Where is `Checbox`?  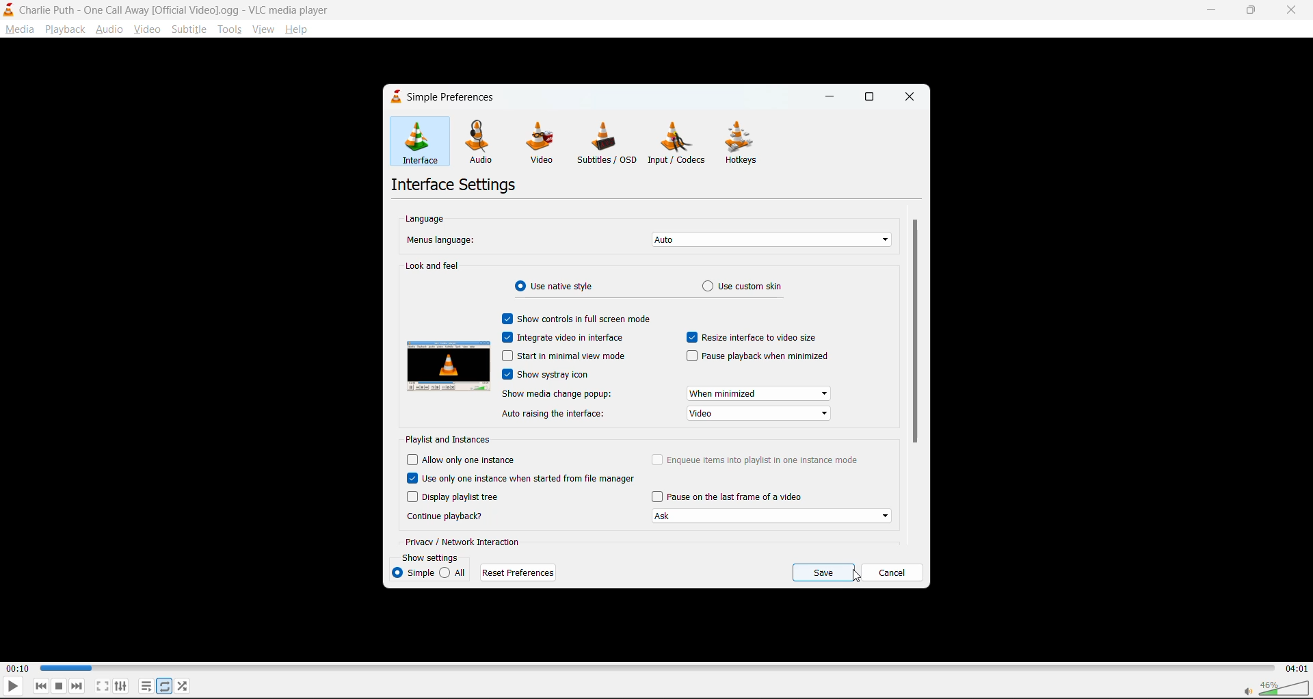
Checbox is located at coordinates (691, 356).